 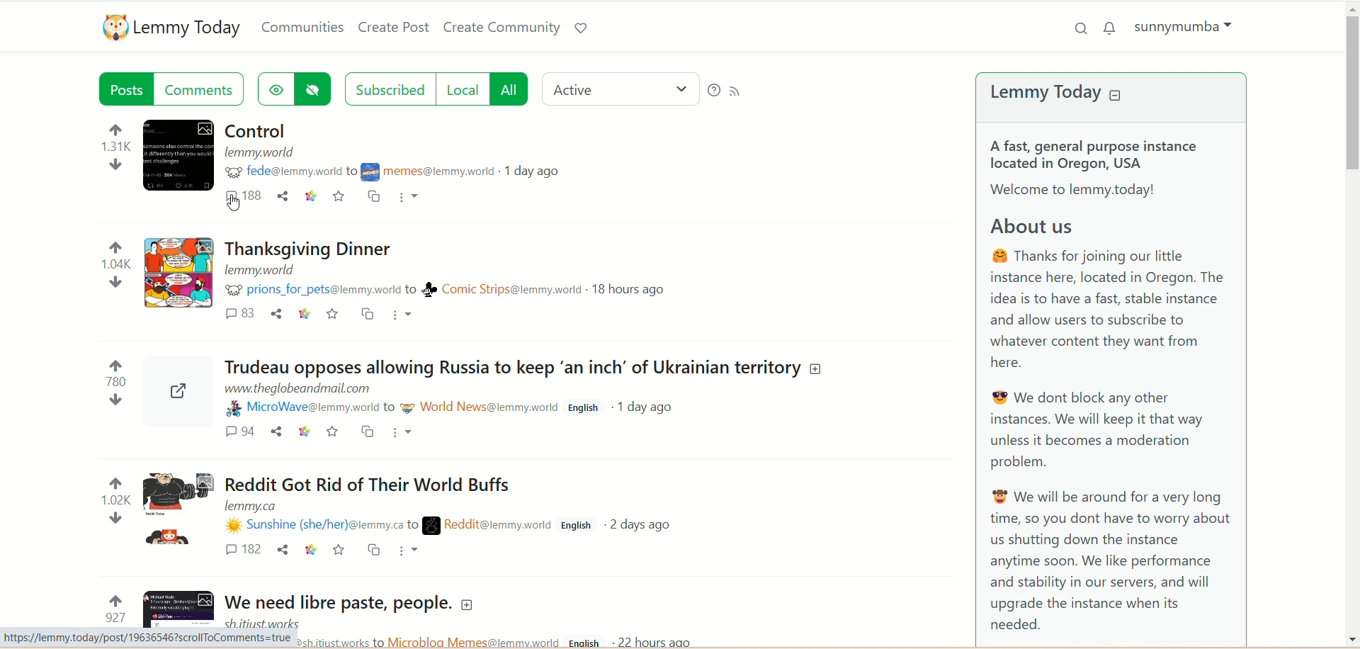 I want to click on cross post, so click(x=377, y=196).